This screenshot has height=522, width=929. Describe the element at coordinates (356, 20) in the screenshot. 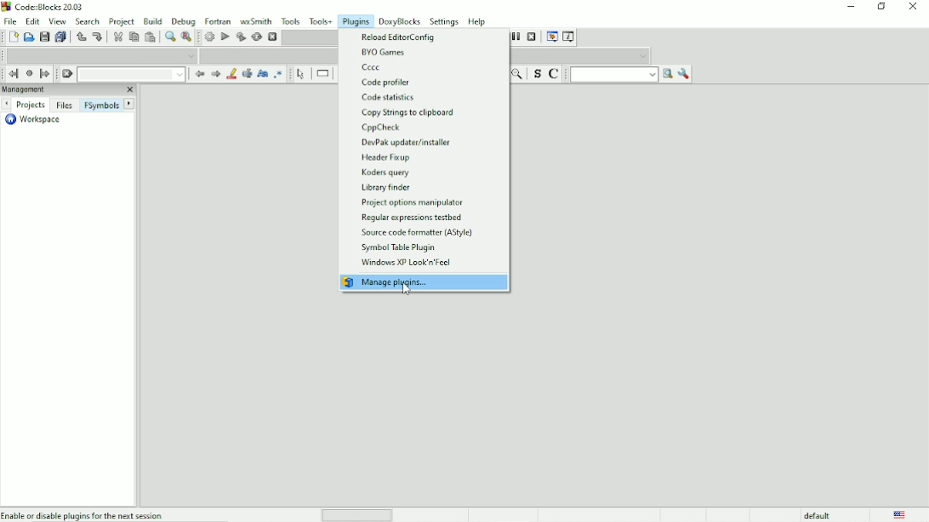

I see `Plugins` at that location.